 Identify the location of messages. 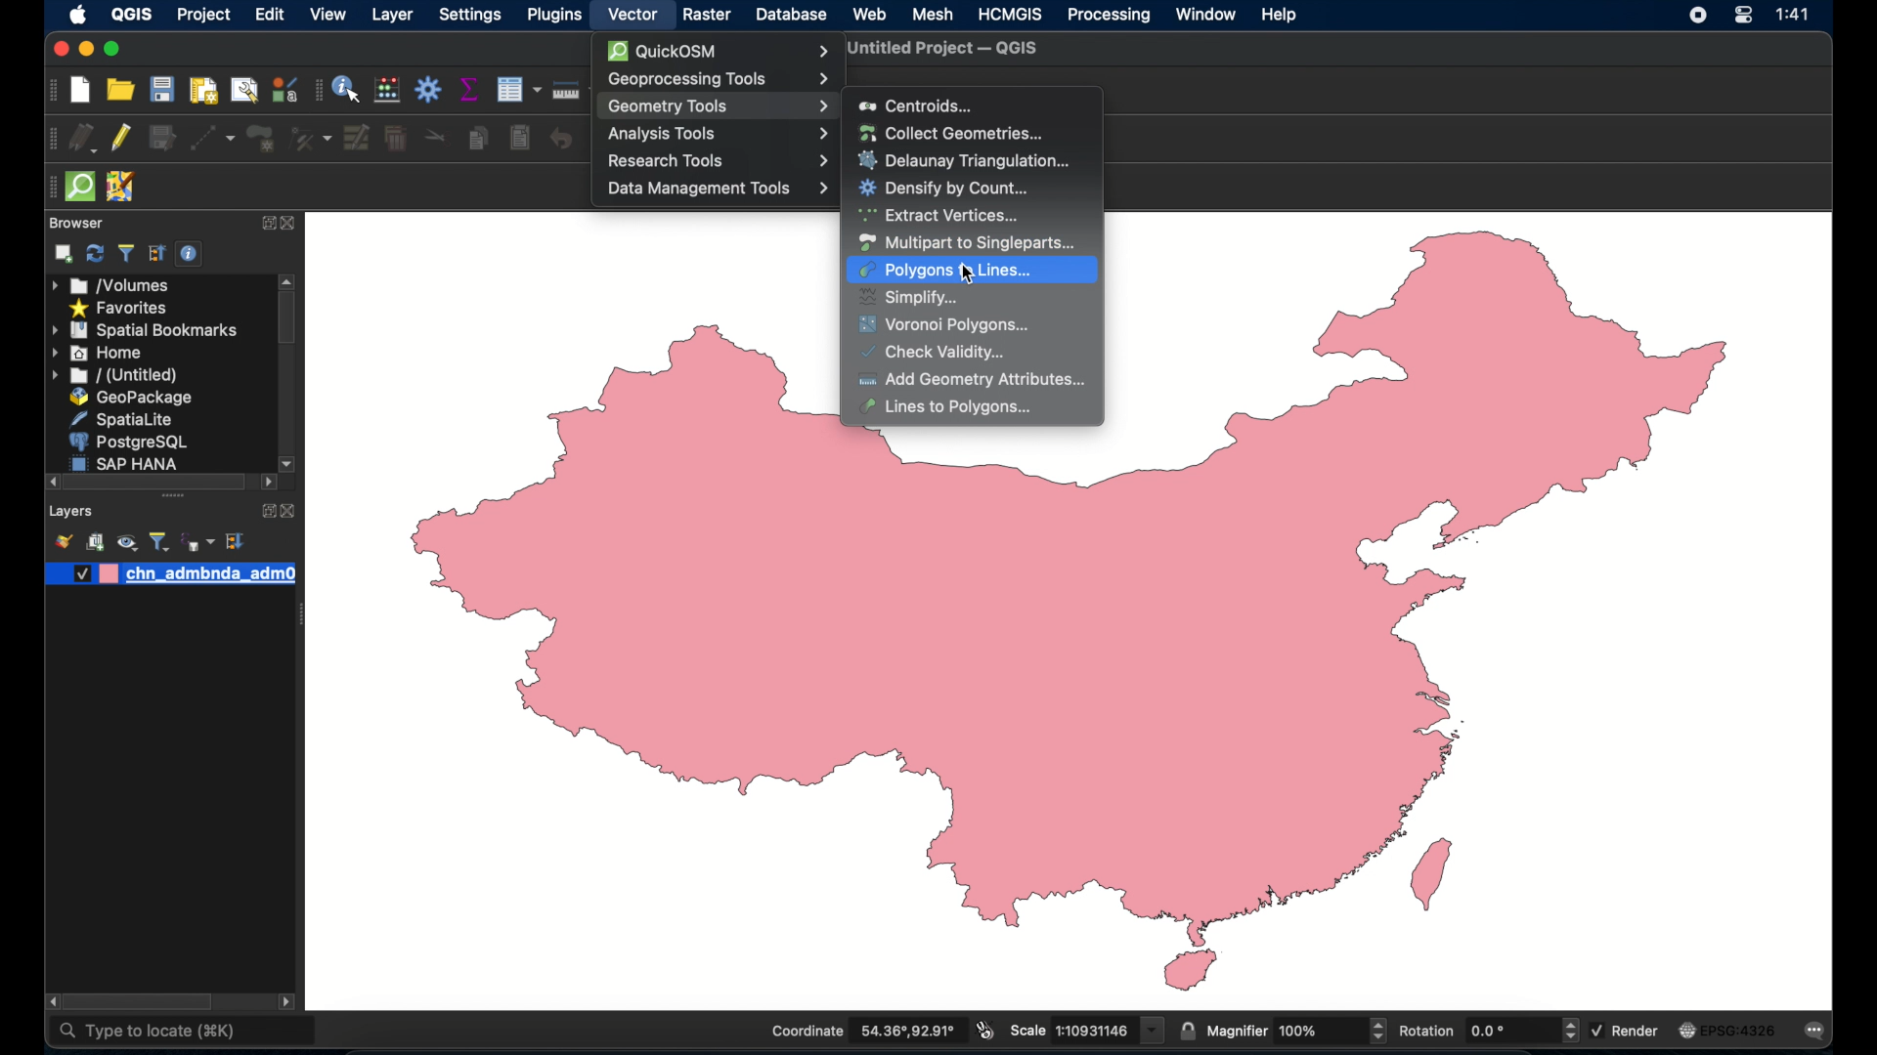
(1818, 1031).